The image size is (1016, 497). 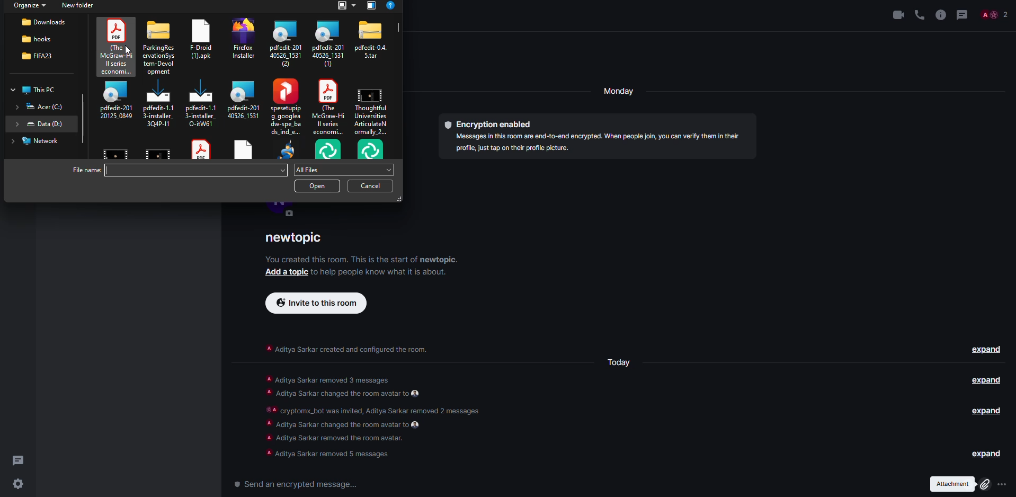 I want to click on scroll, so click(x=398, y=28).